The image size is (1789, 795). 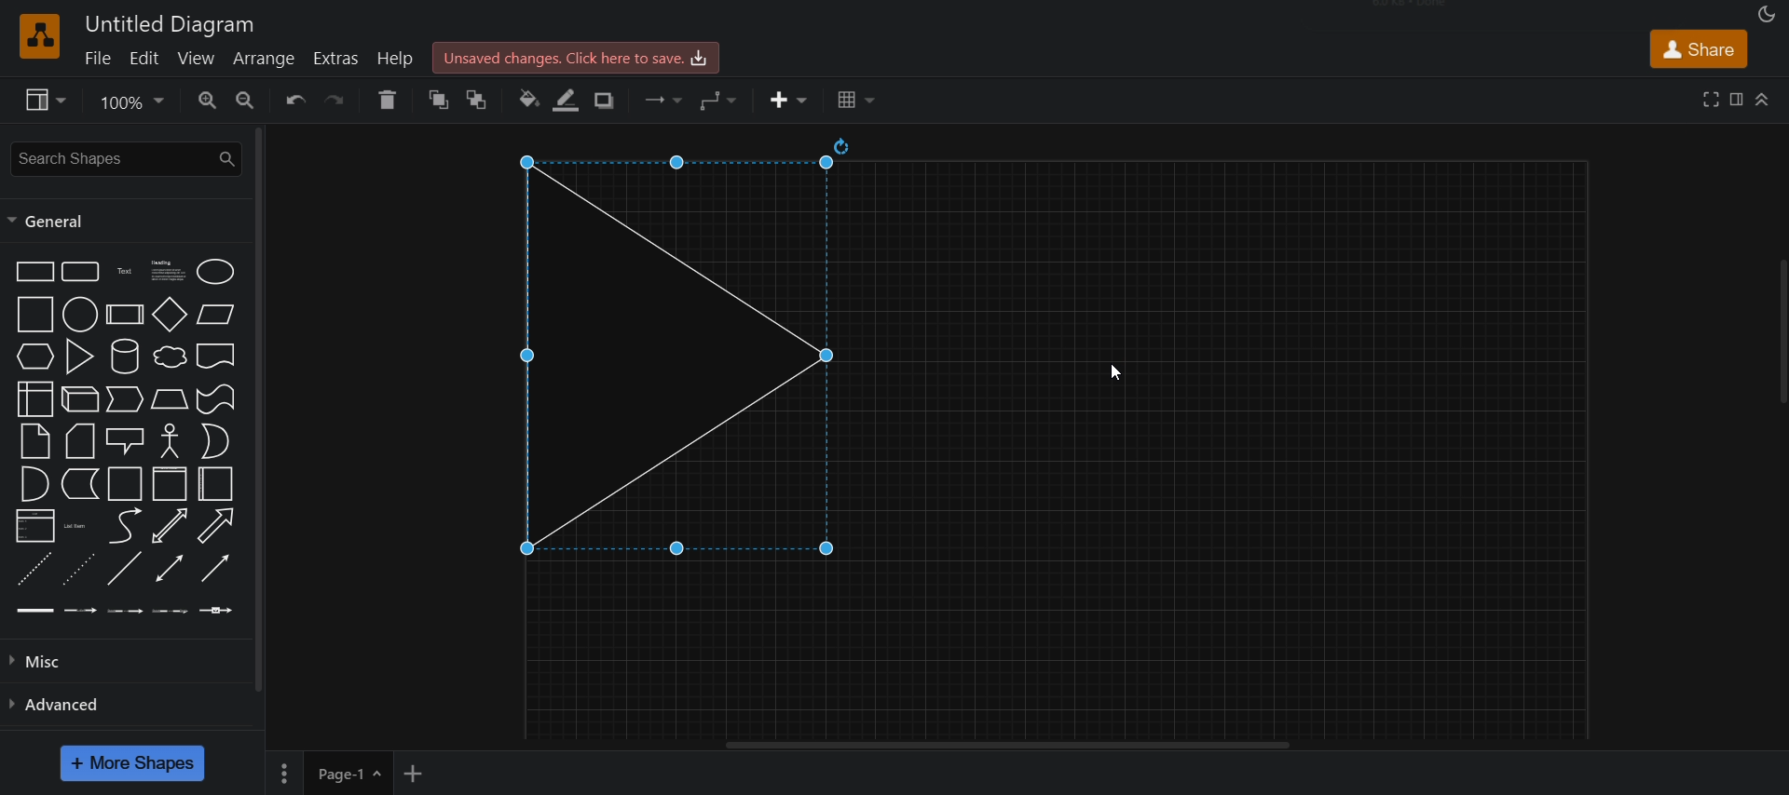 I want to click on more shapes, so click(x=135, y=763).